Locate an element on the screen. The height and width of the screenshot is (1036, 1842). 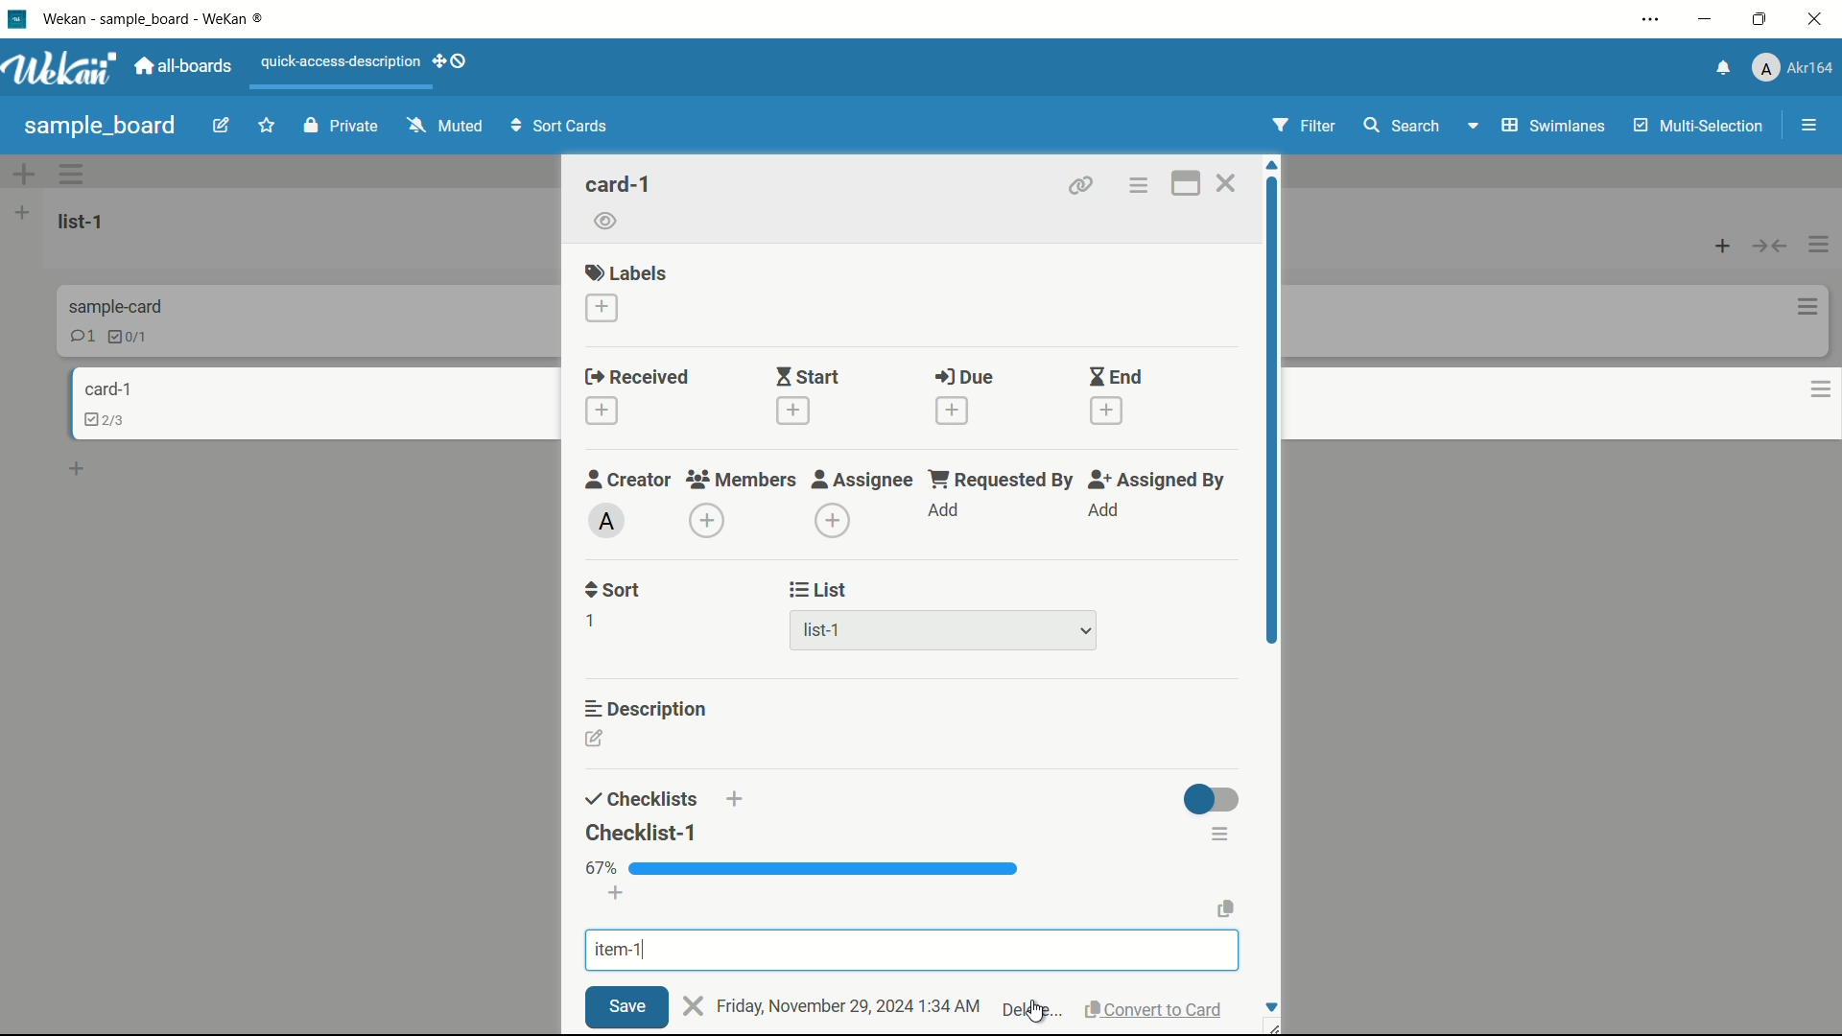
item-1 is located at coordinates (623, 951).